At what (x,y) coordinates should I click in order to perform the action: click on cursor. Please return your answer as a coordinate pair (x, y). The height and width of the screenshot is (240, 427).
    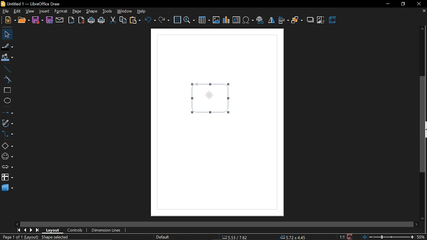
    Looking at the image, I should click on (209, 95).